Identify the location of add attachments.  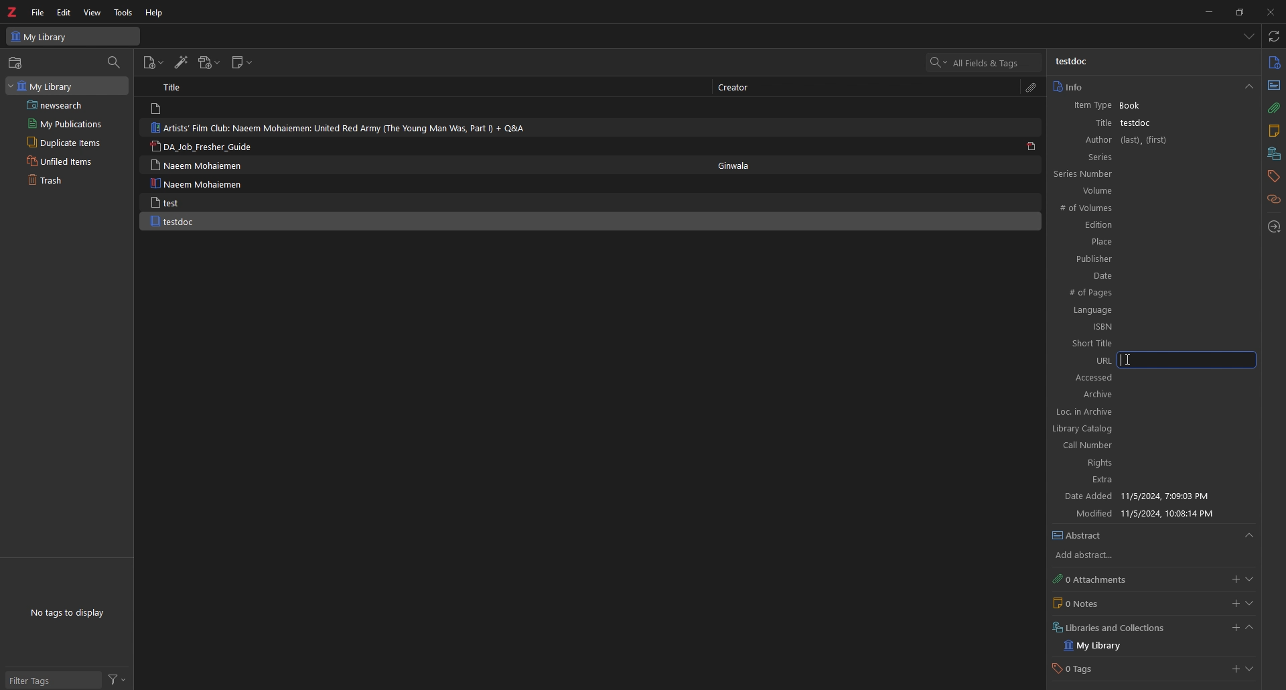
(1233, 579).